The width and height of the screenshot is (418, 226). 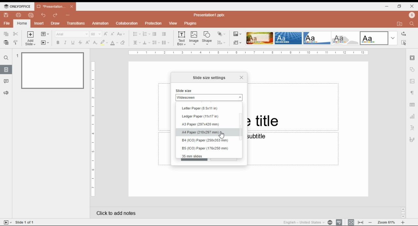 I want to click on slide them option, so click(x=260, y=38).